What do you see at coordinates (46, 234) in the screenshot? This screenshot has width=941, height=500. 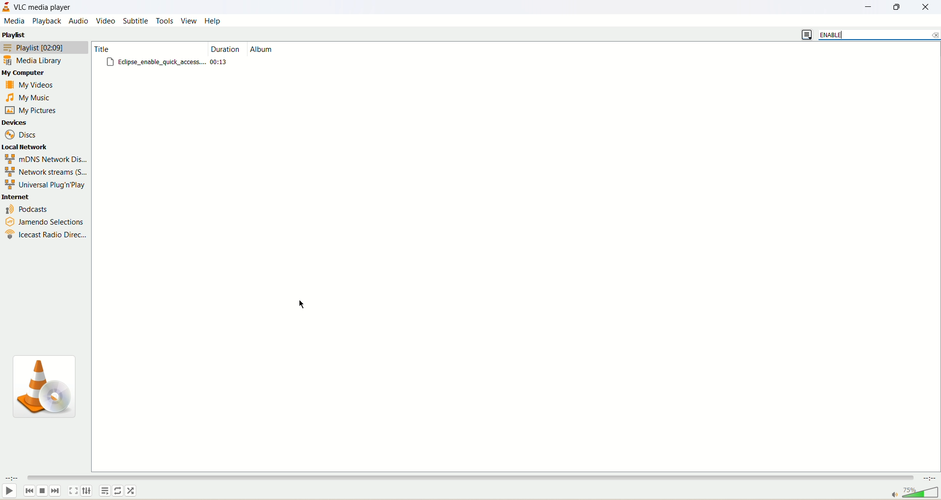 I see `icecast radio direc...` at bounding box center [46, 234].